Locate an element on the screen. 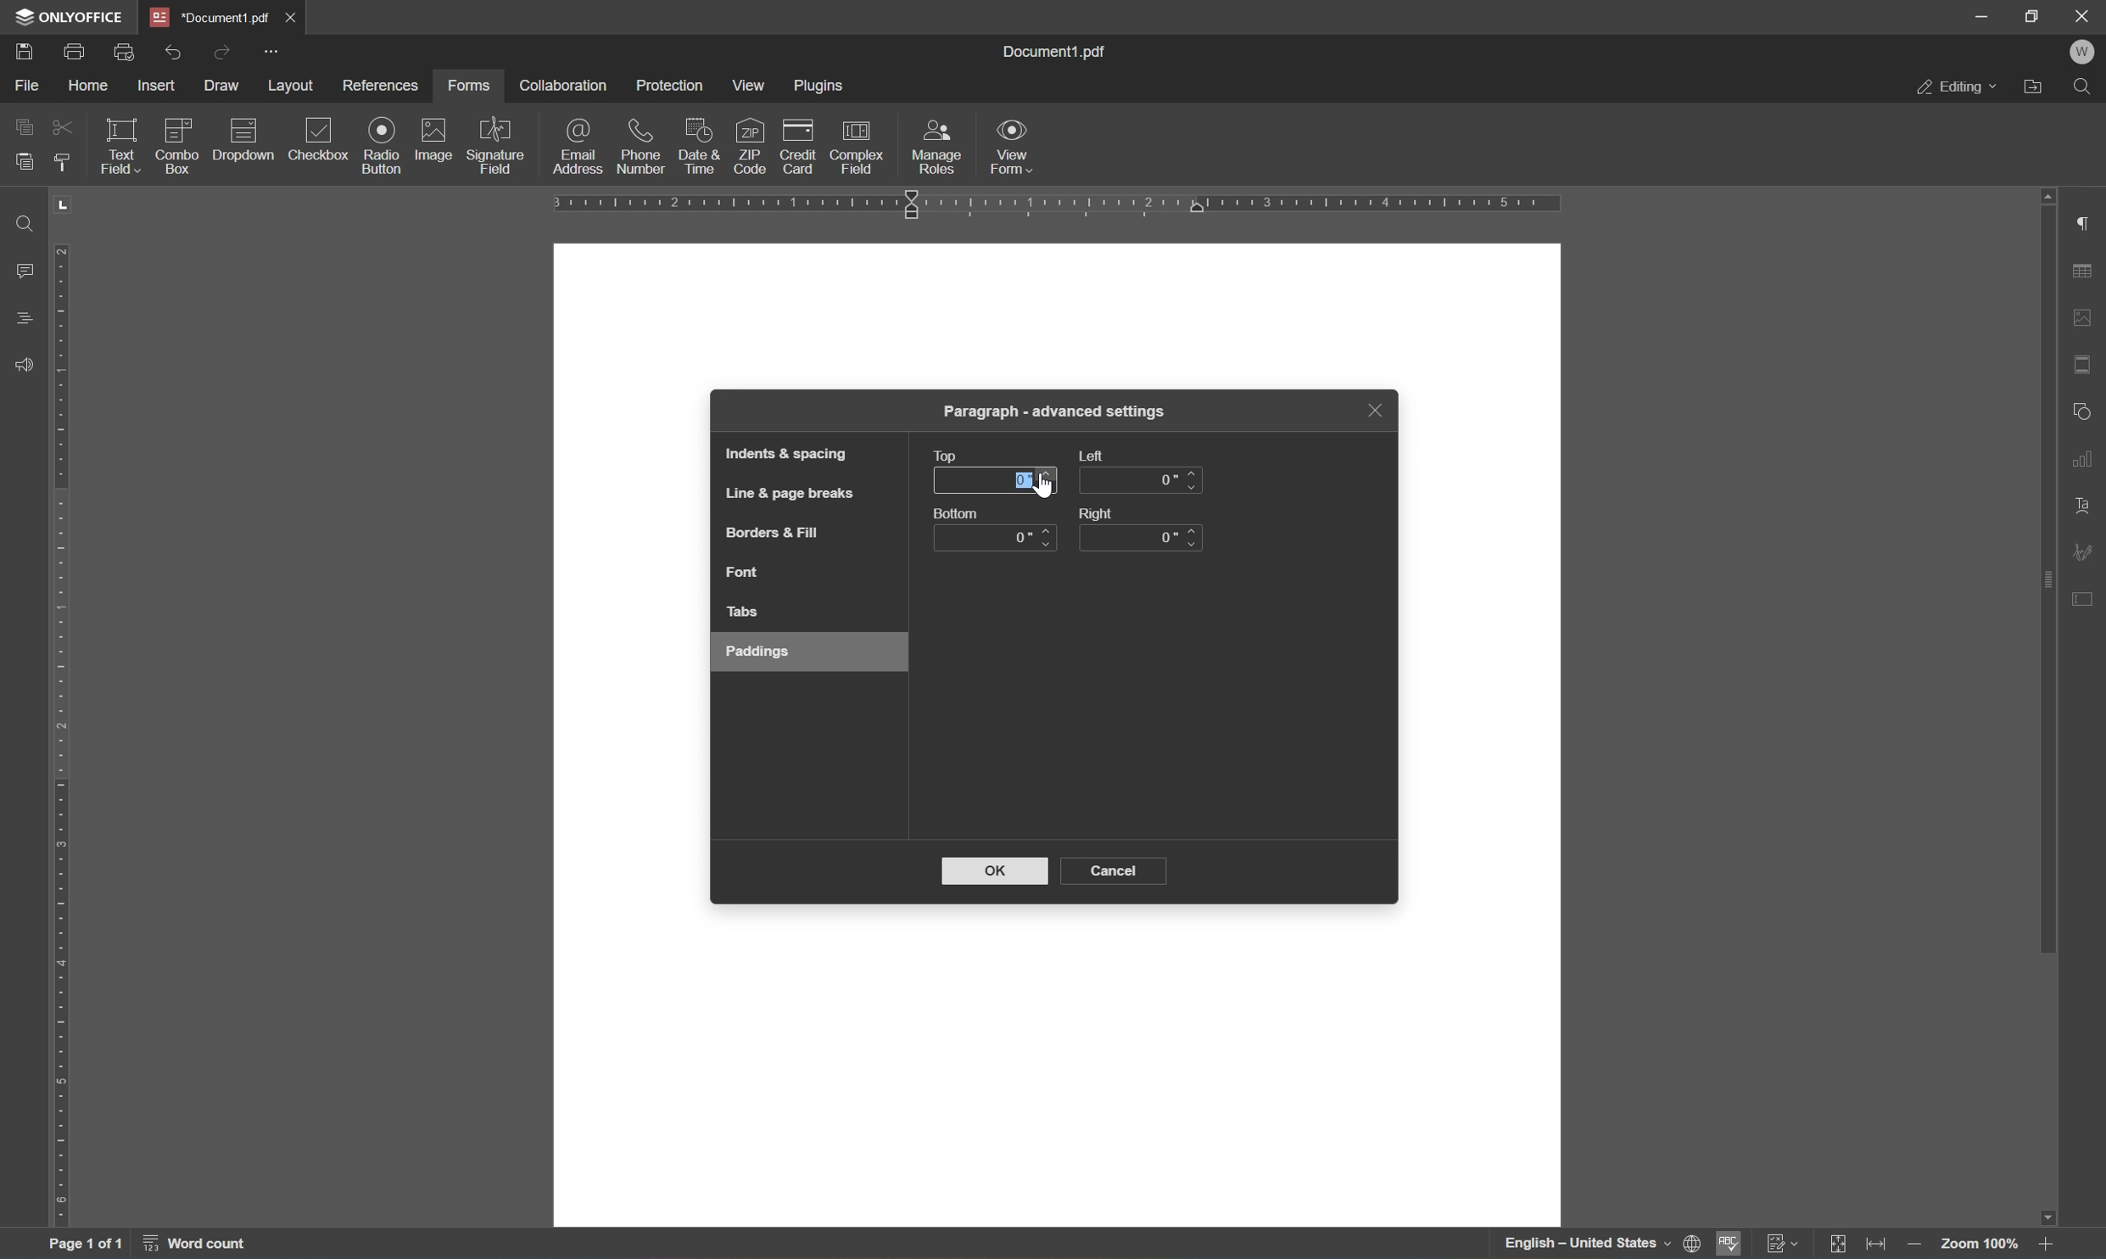  comments is located at coordinates (23, 269).